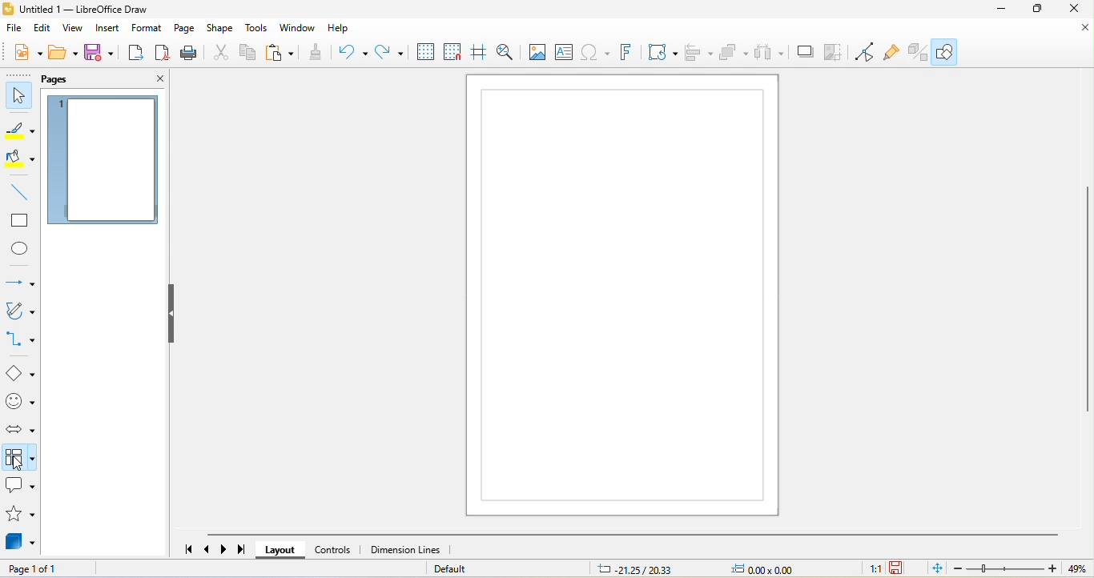 This screenshot has width=1094, height=578. Describe the element at coordinates (597, 54) in the screenshot. I see `special character` at that location.